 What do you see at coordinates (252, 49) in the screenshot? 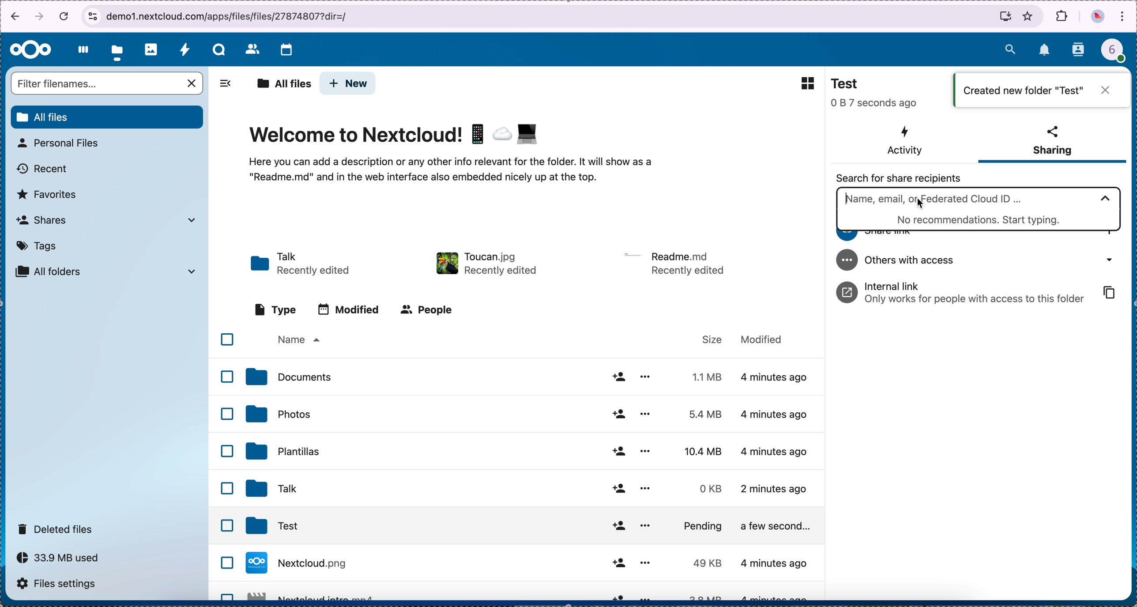
I see `contacts` at bounding box center [252, 49].